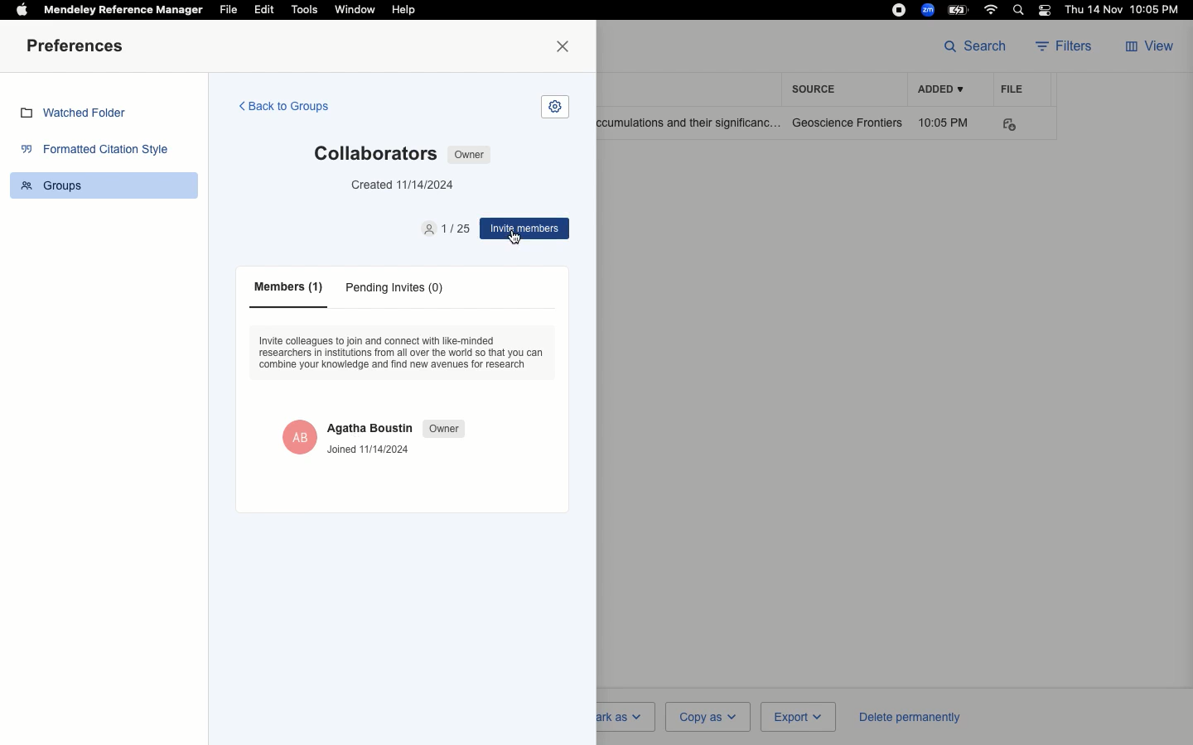 Image resolution: width=1193 pixels, height=745 pixels. What do you see at coordinates (298, 435) in the screenshot?
I see `User details` at bounding box center [298, 435].